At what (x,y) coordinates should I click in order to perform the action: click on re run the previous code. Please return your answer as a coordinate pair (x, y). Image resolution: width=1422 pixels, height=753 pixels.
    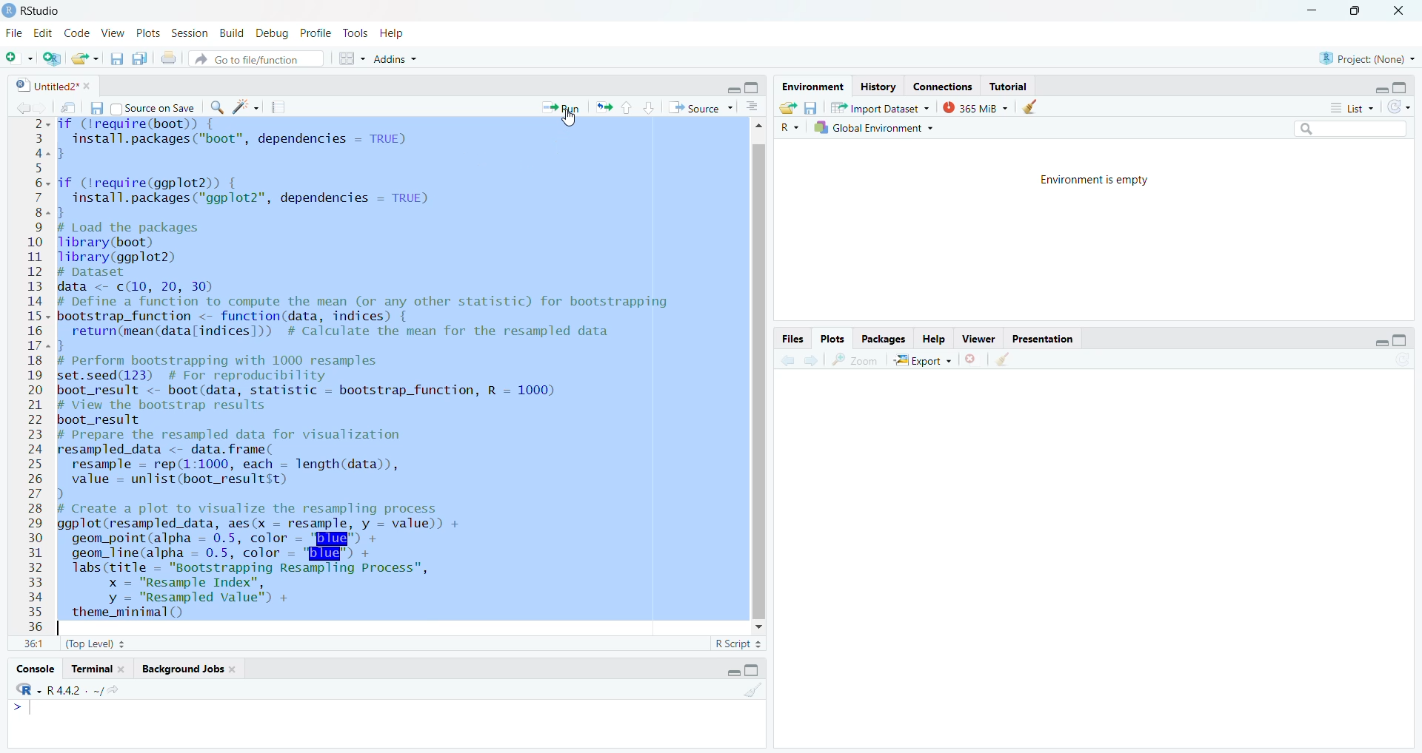
    Looking at the image, I should click on (602, 106).